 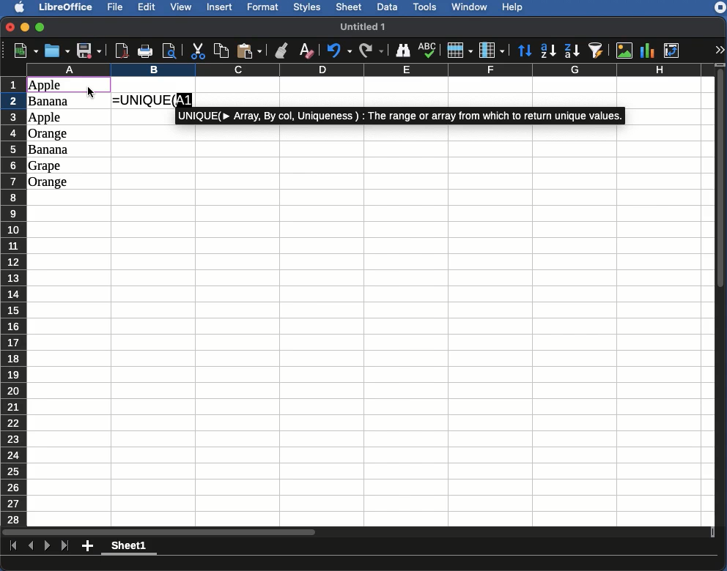 What do you see at coordinates (572, 50) in the screenshot?
I see `Descending` at bounding box center [572, 50].